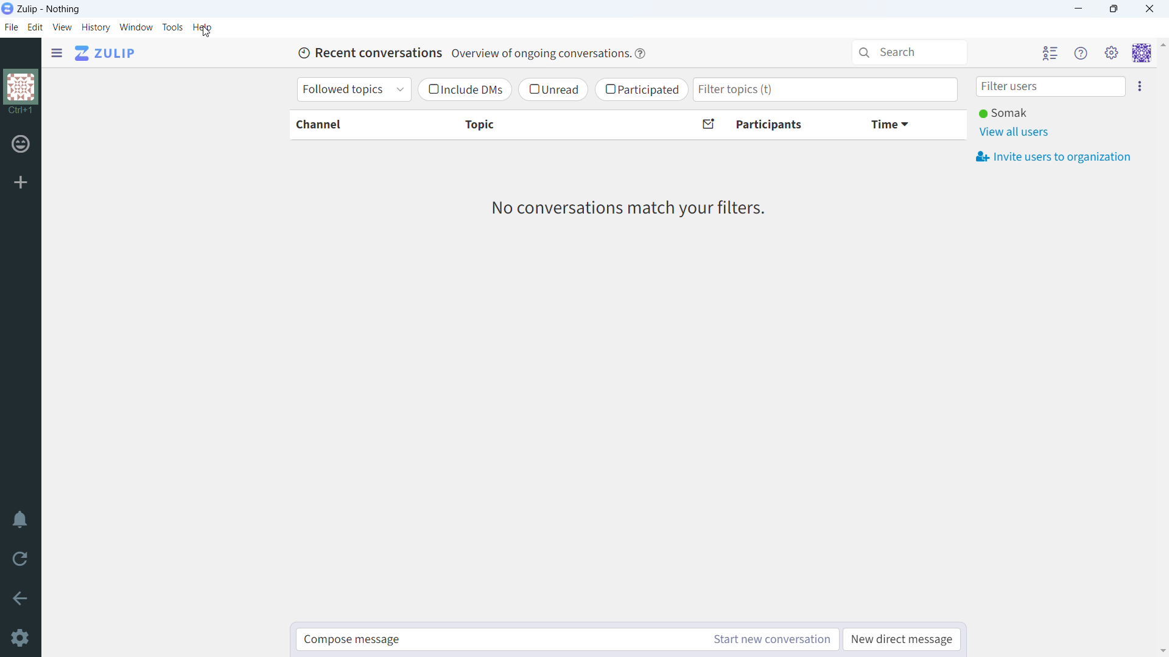 This screenshot has width=1169, height=657. Describe the element at coordinates (20, 520) in the screenshot. I see `enable do not disturb` at that location.